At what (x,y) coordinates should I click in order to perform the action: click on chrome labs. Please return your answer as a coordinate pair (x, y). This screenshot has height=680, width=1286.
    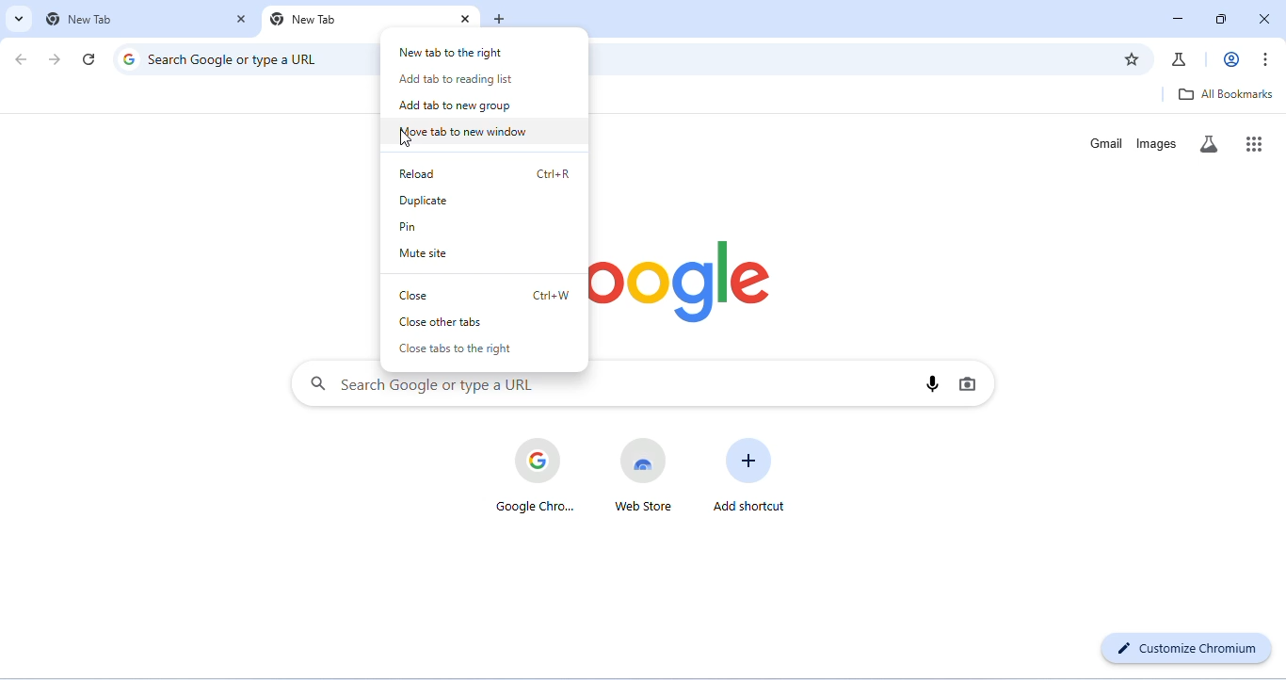
    Looking at the image, I should click on (1180, 59).